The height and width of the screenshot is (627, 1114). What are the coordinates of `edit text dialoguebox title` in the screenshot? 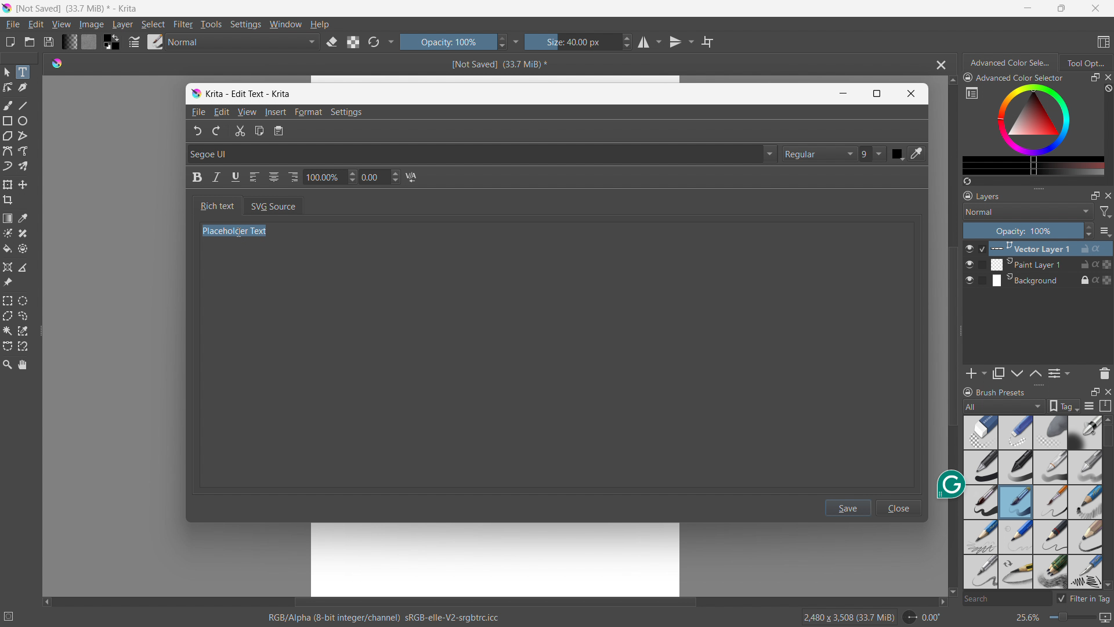 It's located at (249, 93).